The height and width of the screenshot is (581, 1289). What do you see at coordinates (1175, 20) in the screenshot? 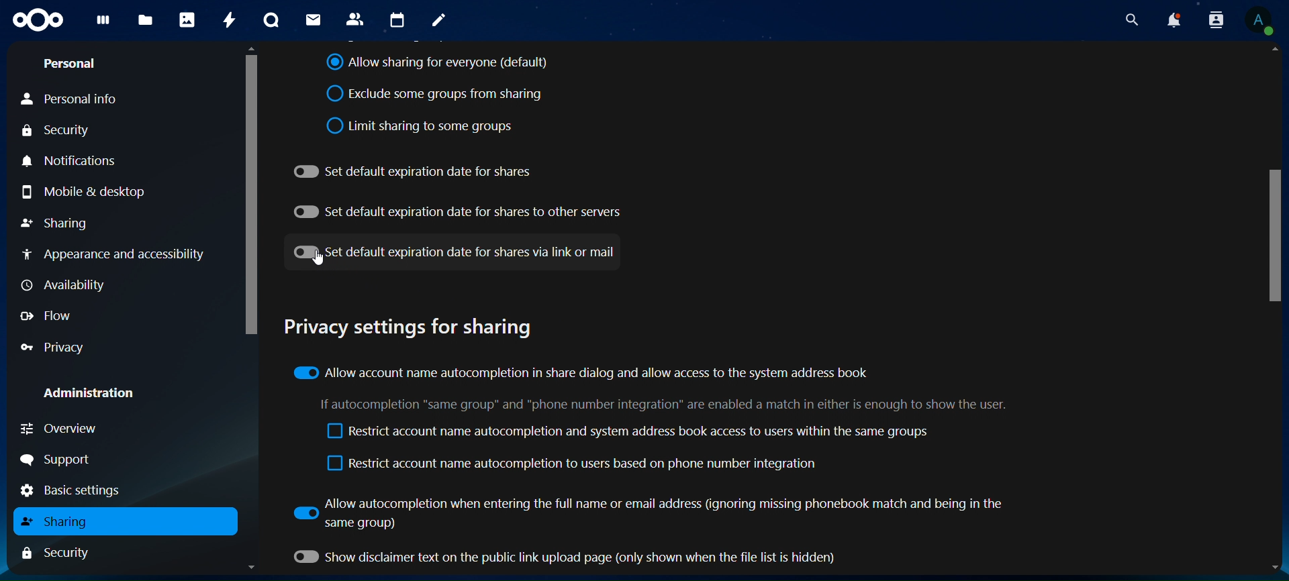
I see `notifications` at bounding box center [1175, 20].